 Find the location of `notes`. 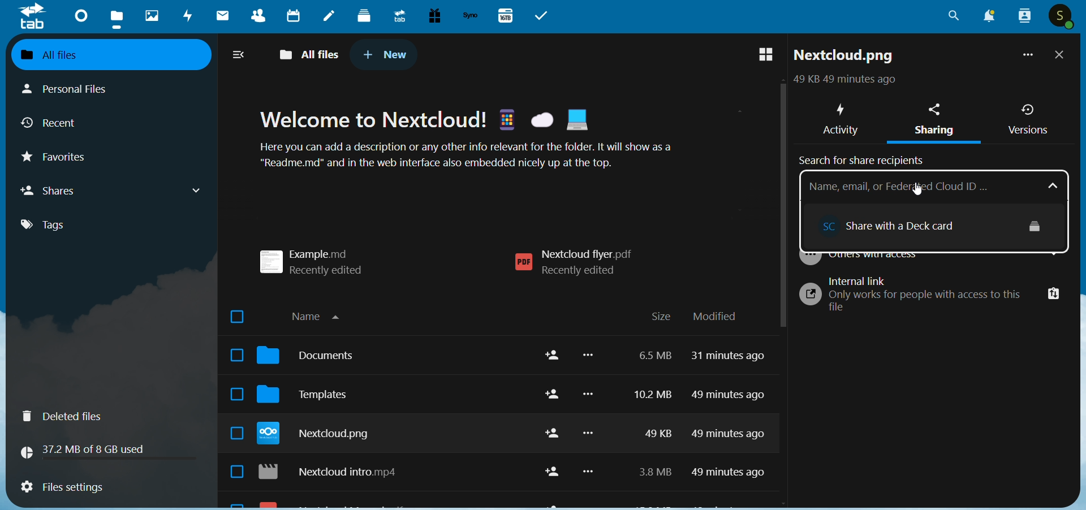

notes is located at coordinates (329, 17).